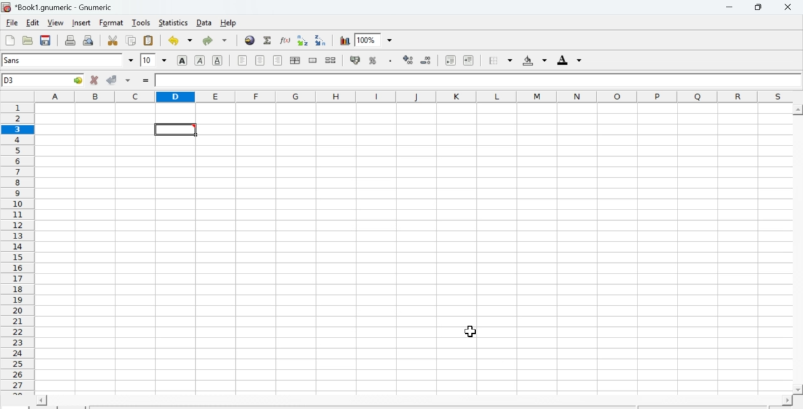  What do you see at coordinates (295, 61) in the screenshot?
I see `Center horizontally` at bounding box center [295, 61].